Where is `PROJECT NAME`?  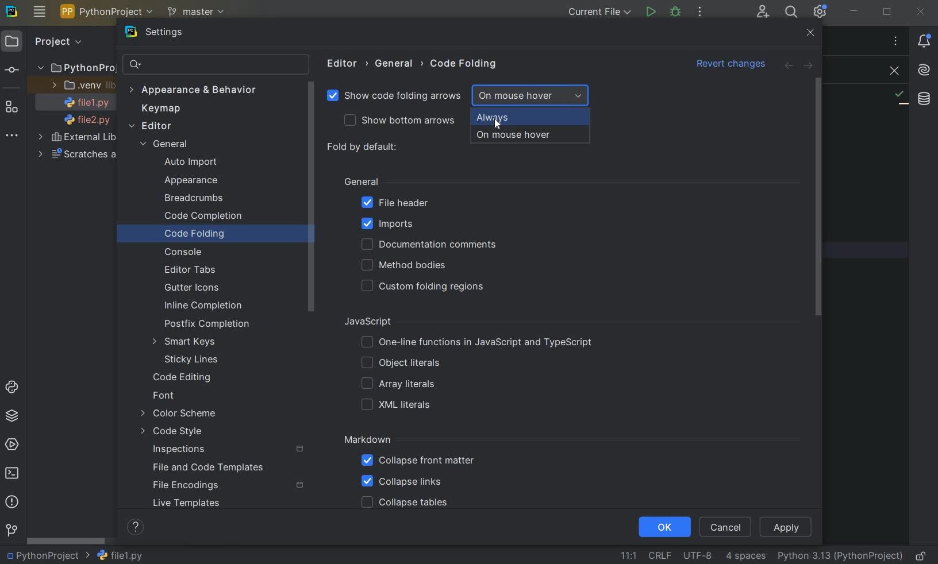 PROJECT NAME is located at coordinates (47, 556).